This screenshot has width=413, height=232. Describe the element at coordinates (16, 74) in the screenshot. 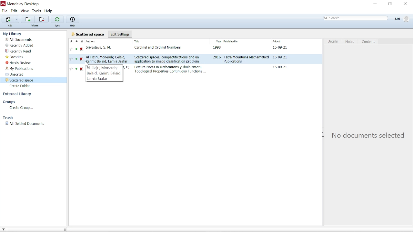

I see `Unsorted` at that location.